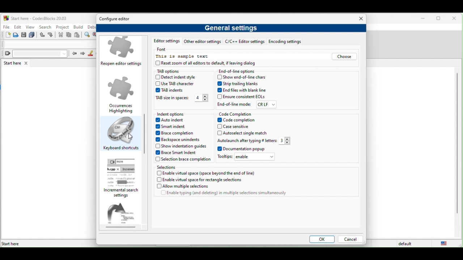  What do you see at coordinates (224, 194) in the screenshot?
I see `enable typing (and deleting) in multiple selections simultaneously` at bounding box center [224, 194].